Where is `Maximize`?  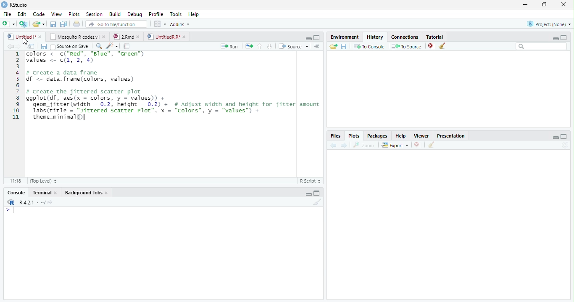 Maximize is located at coordinates (317, 193).